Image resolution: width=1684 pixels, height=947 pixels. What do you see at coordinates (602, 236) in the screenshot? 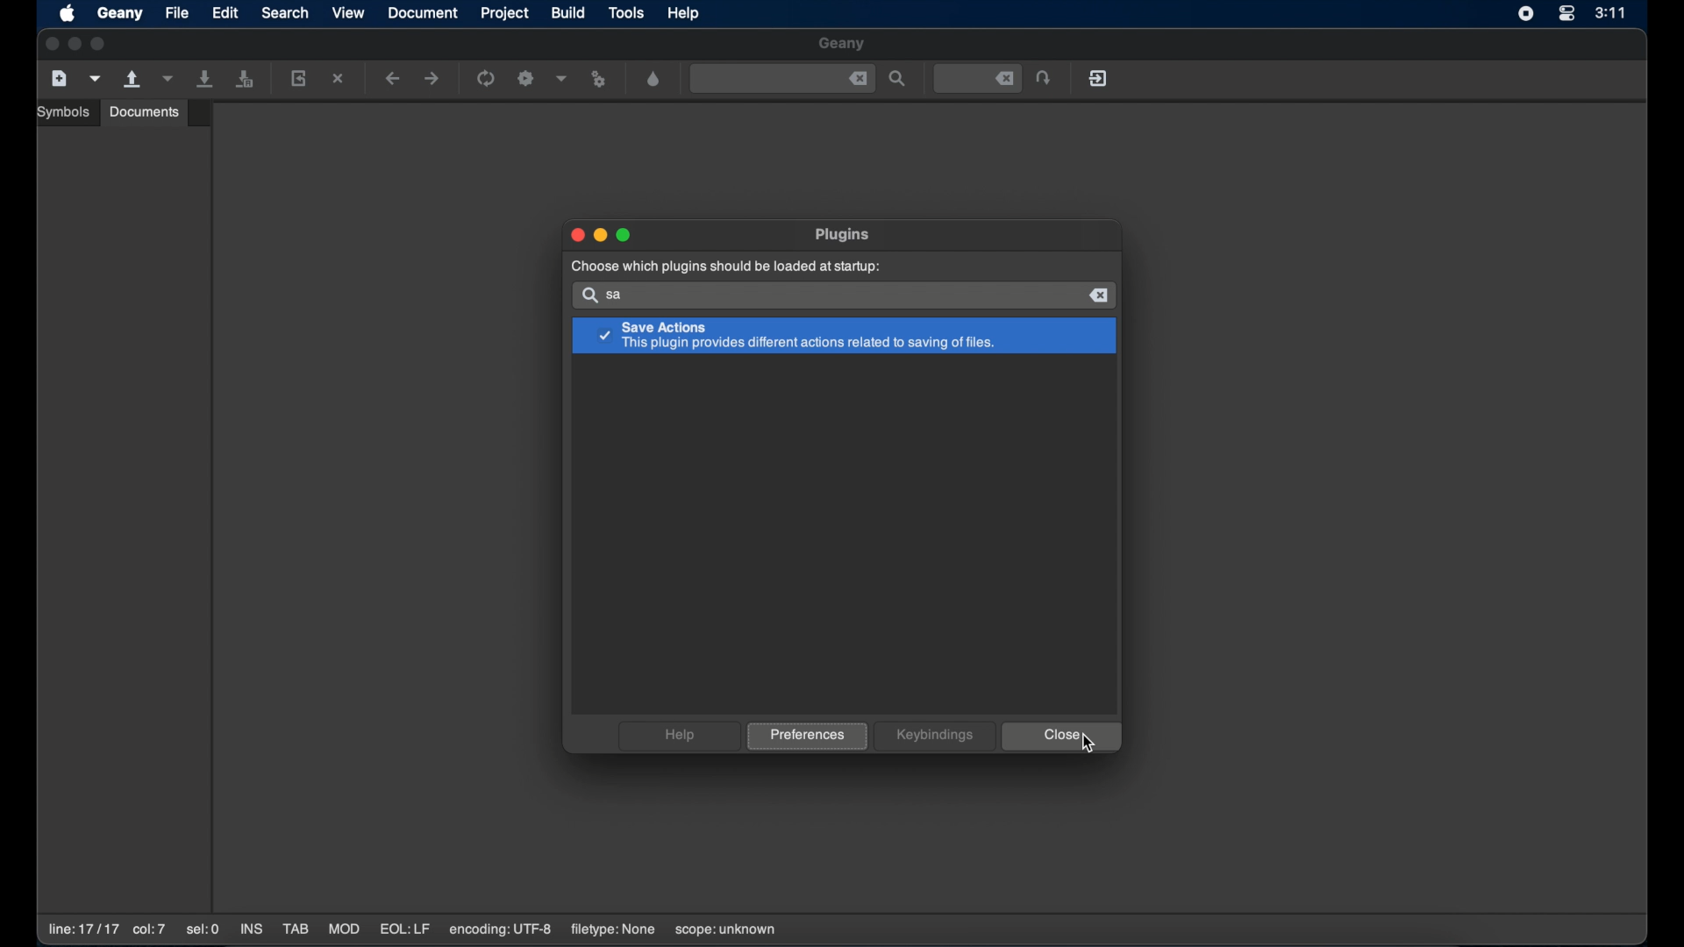
I see `minimize` at bounding box center [602, 236].